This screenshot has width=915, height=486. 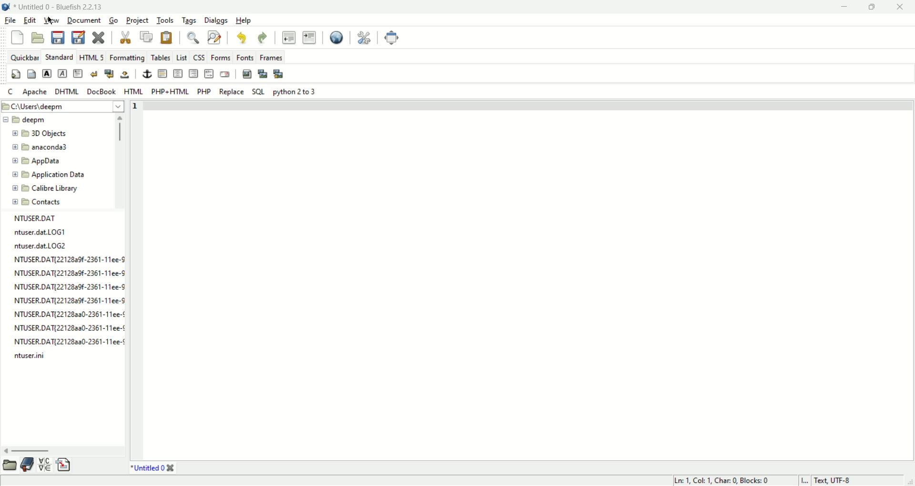 What do you see at coordinates (195, 37) in the screenshot?
I see `find` at bounding box center [195, 37].